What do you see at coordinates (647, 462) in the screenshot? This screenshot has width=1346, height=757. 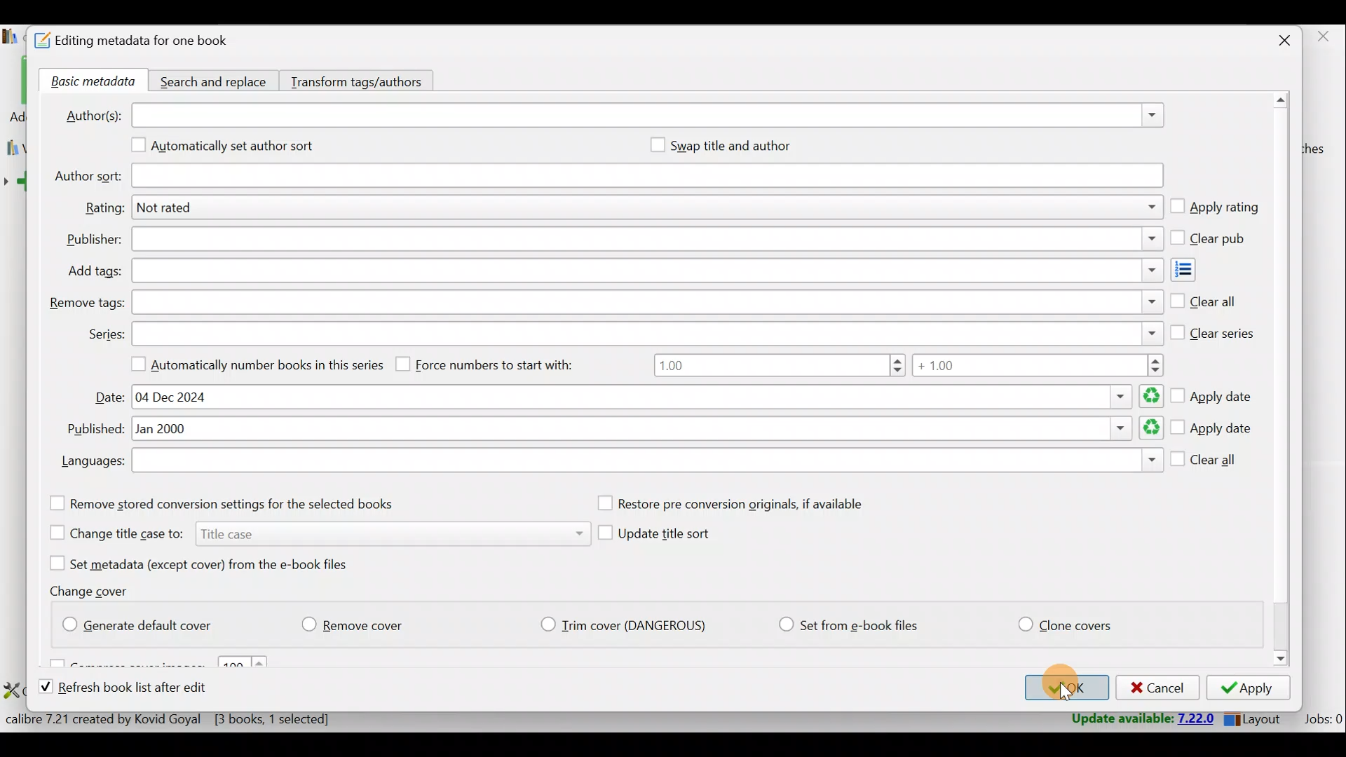 I see `Languages` at bounding box center [647, 462].